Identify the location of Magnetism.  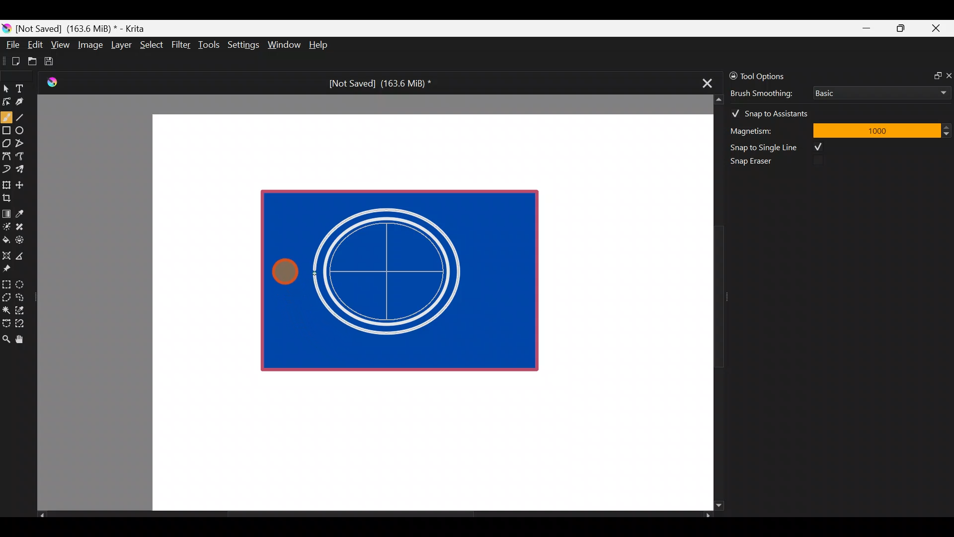
(765, 129).